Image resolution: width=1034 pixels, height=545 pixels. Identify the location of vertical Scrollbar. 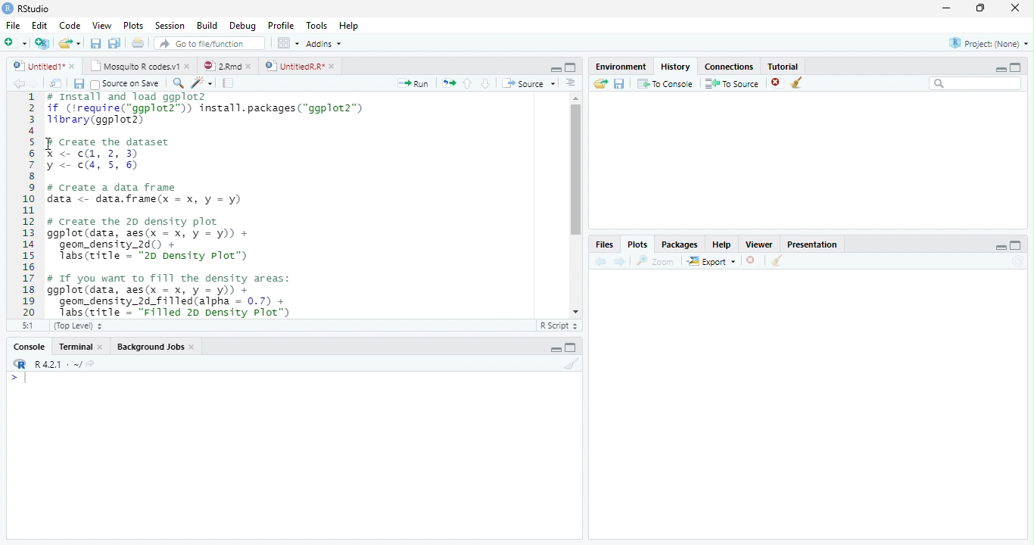
(574, 170).